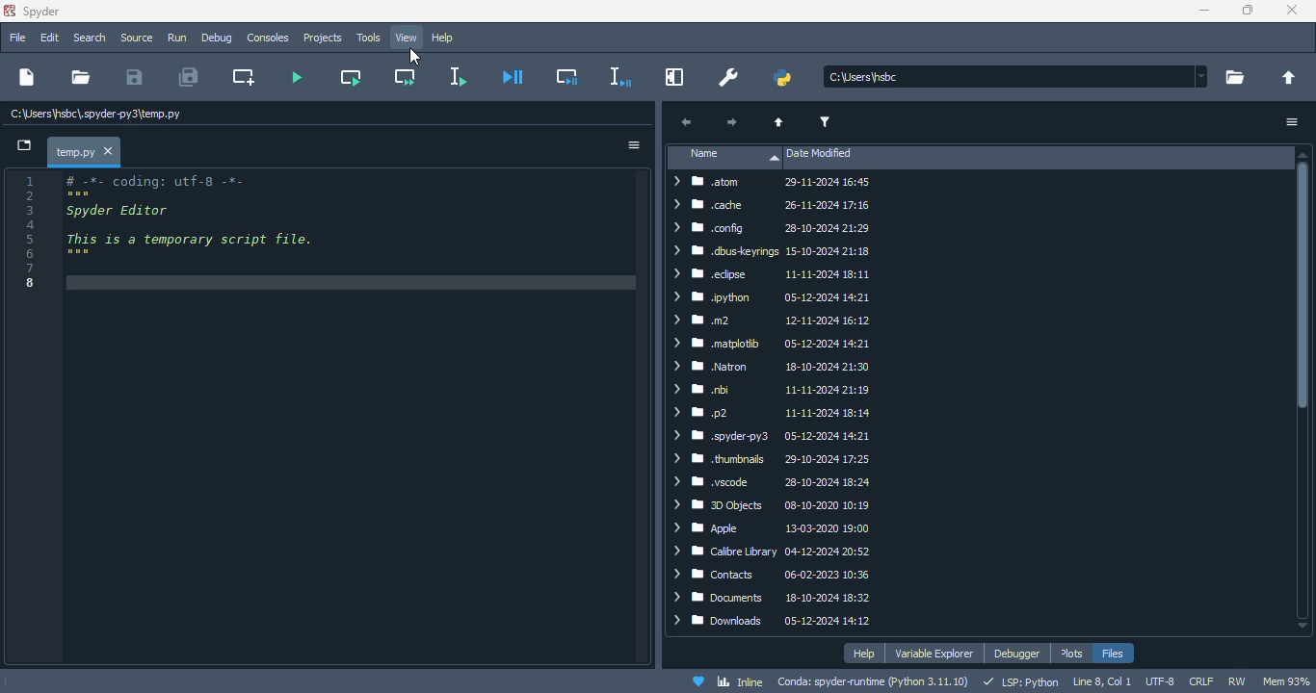 This screenshot has height=693, width=1316. I want to click on variable explorer, so click(934, 654).